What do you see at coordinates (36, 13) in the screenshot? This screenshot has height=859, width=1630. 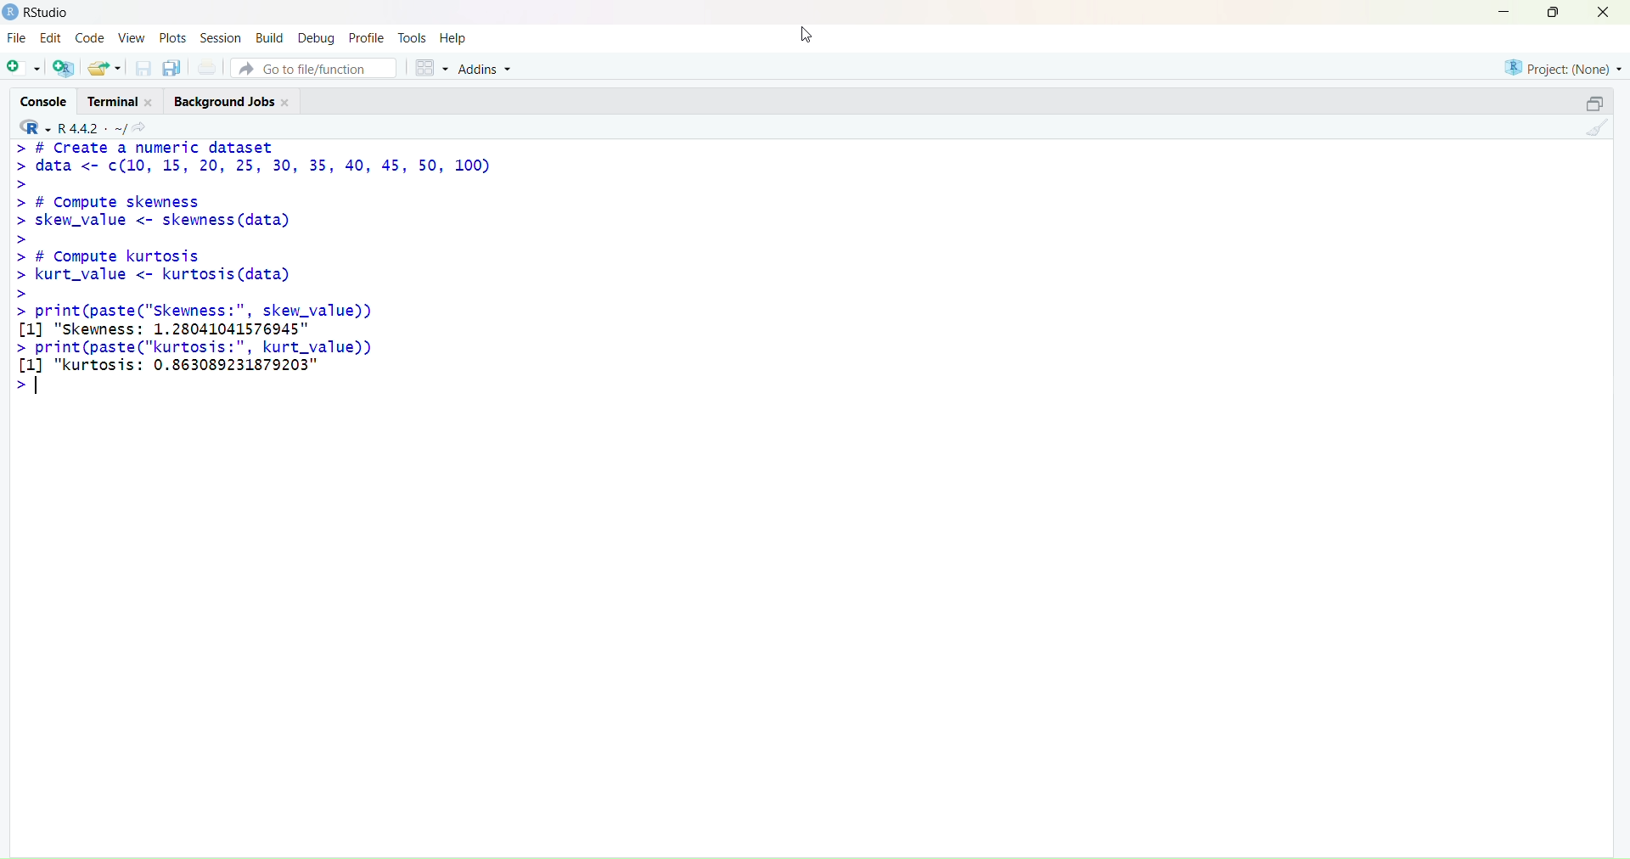 I see `RStudio` at bounding box center [36, 13].